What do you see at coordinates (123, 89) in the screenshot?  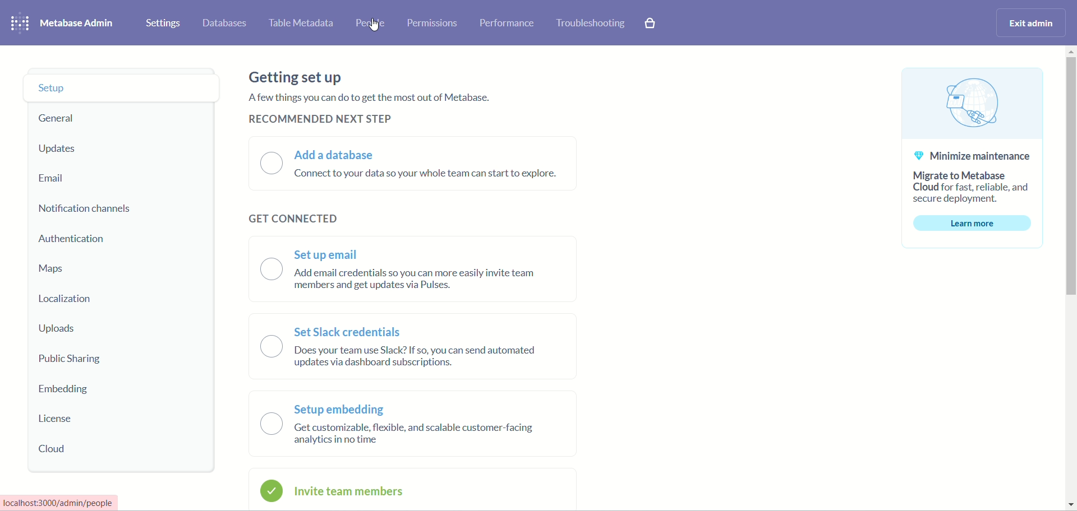 I see `setup` at bounding box center [123, 89].